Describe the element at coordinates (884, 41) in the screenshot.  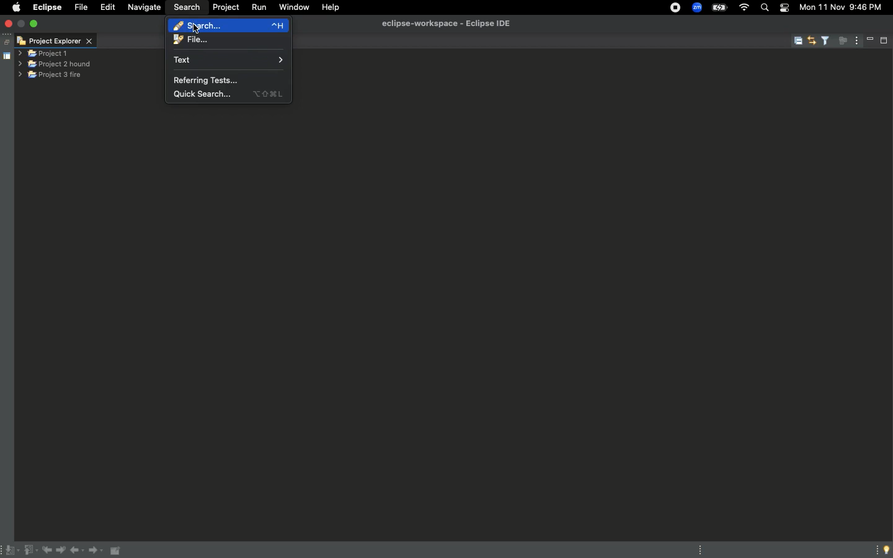
I see `Maximize` at that location.